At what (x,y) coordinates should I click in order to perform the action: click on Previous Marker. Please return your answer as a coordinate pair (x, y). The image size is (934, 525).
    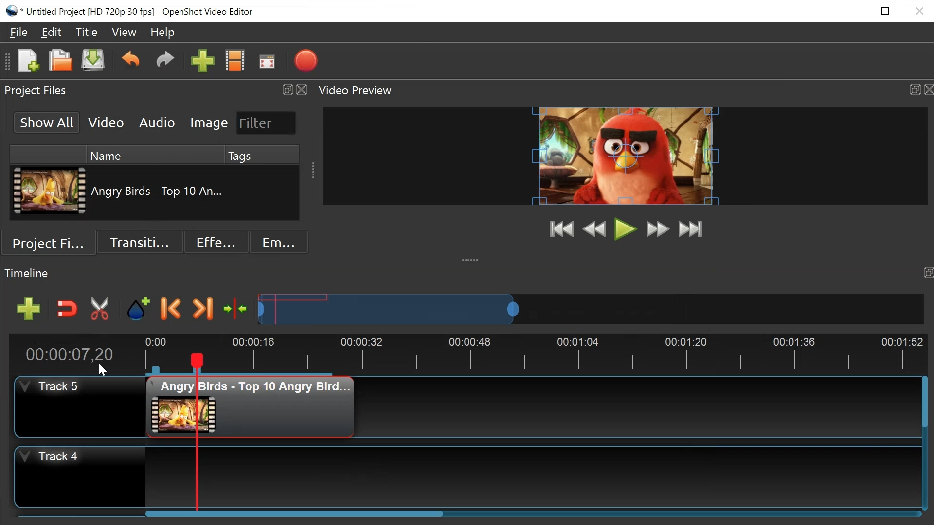
    Looking at the image, I should click on (170, 309).